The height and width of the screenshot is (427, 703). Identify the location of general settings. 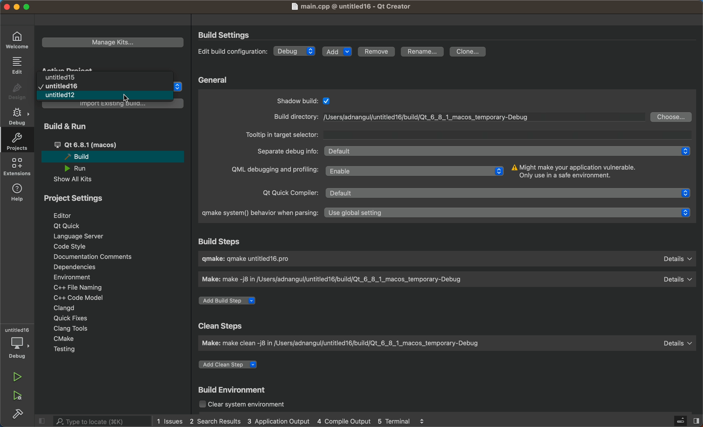
(442, 154).